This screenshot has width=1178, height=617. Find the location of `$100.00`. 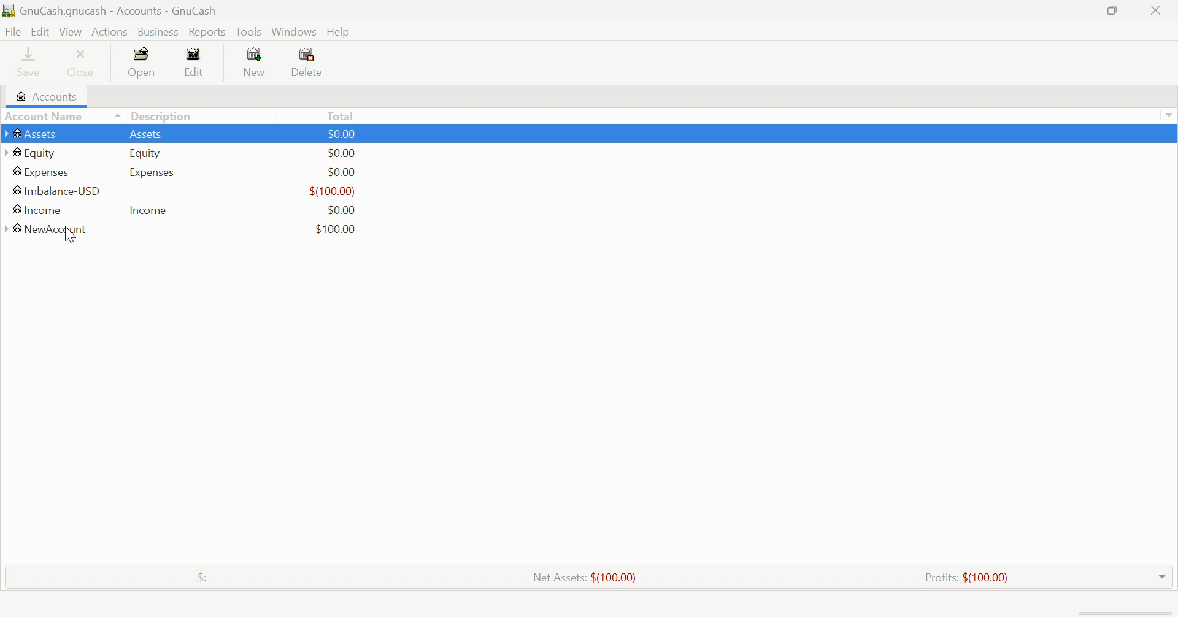

$100.00 is located at coordinates (337, 229).